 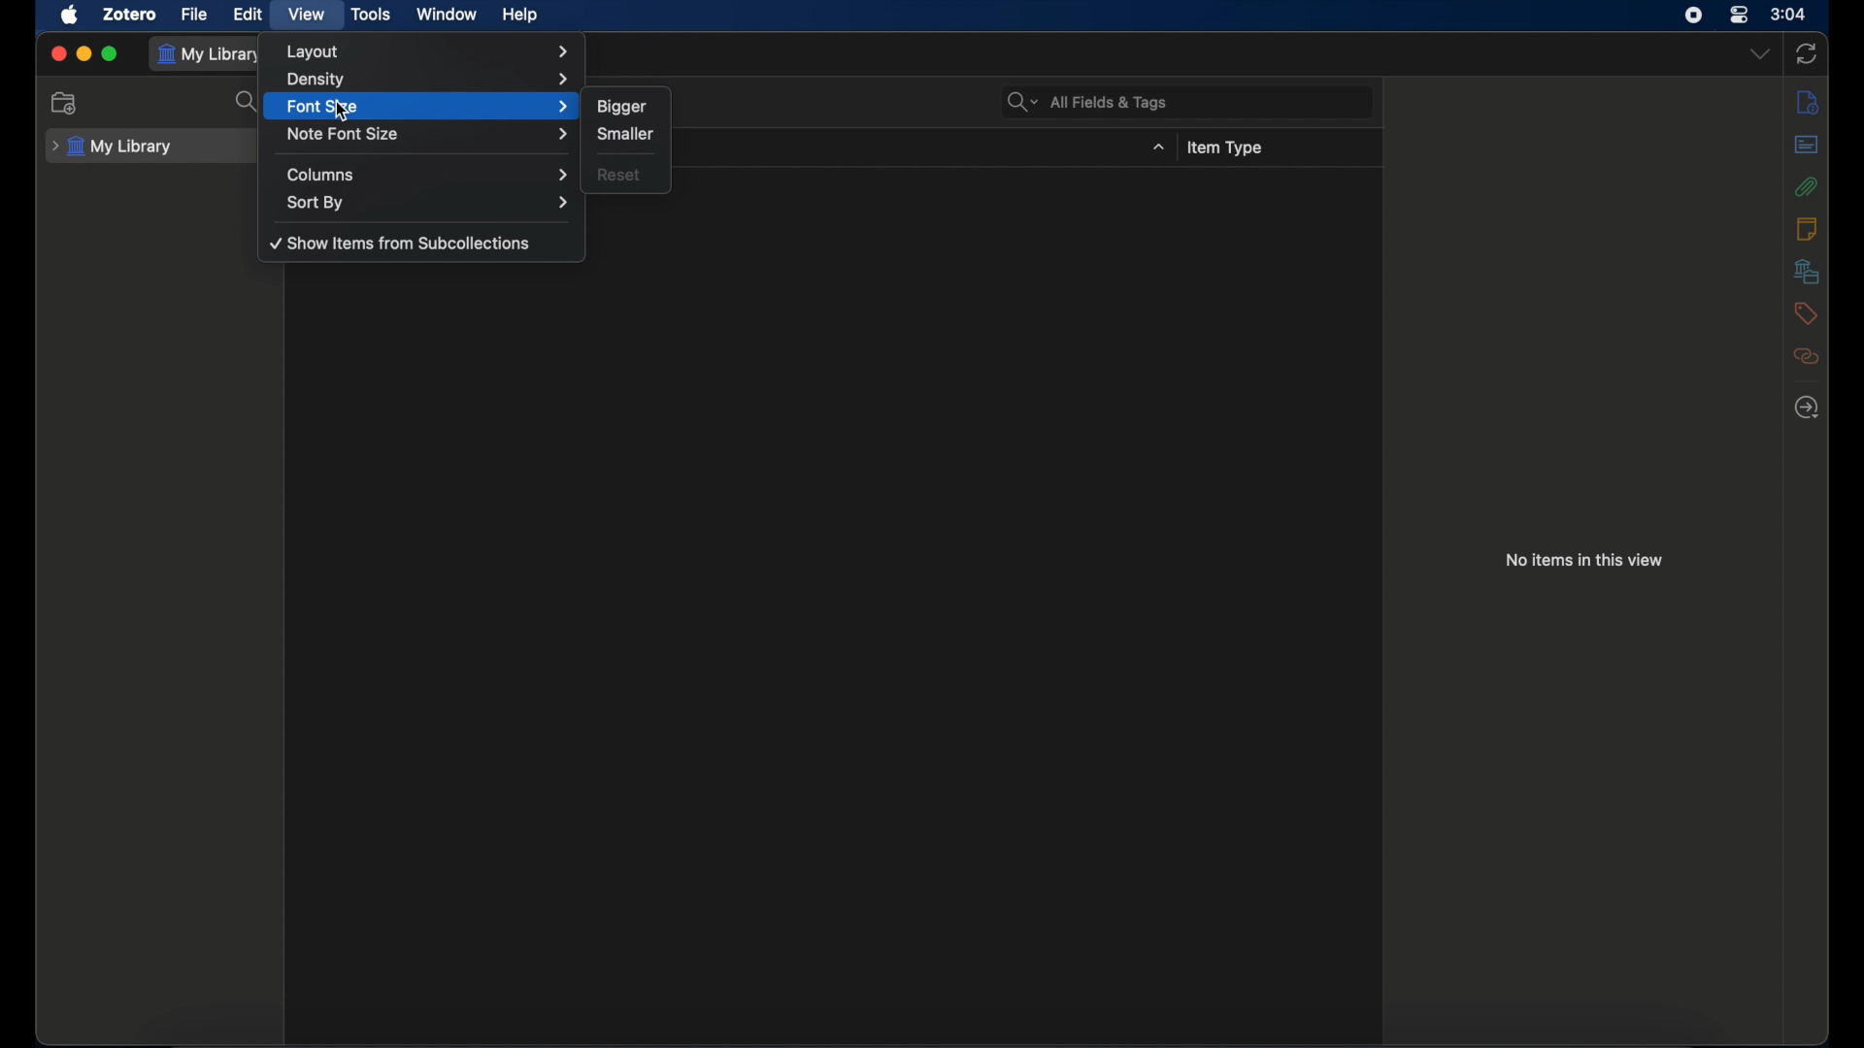 I want to click on items type, so click(x=1225, y=147).